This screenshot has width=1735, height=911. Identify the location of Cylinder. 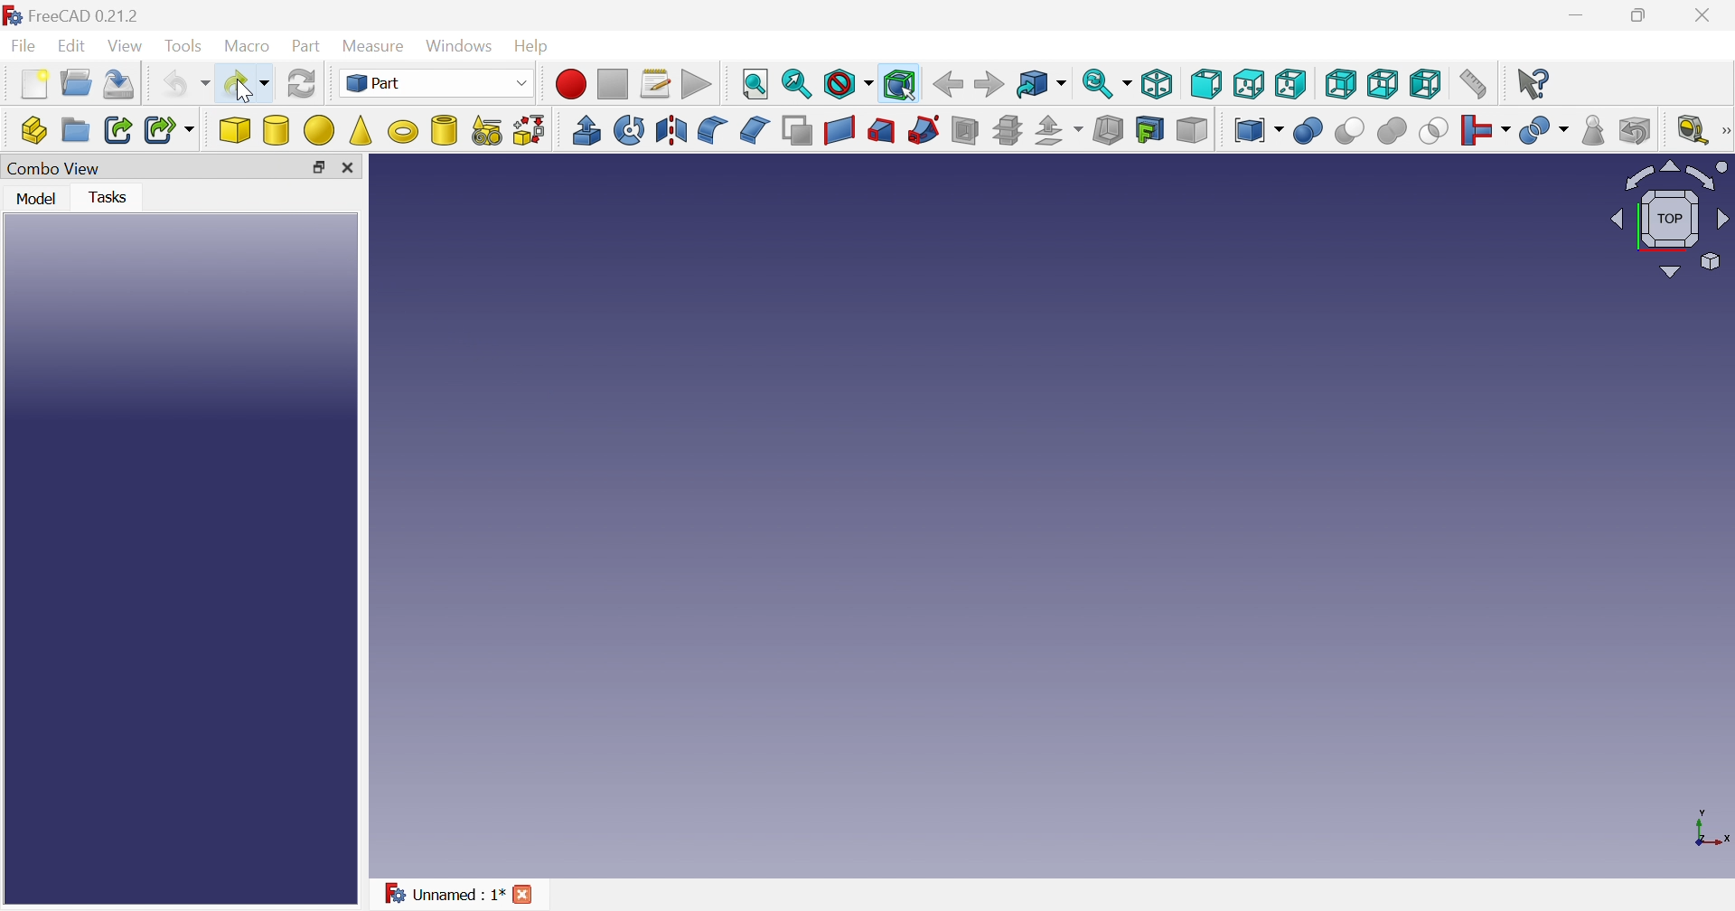
(277, 132).